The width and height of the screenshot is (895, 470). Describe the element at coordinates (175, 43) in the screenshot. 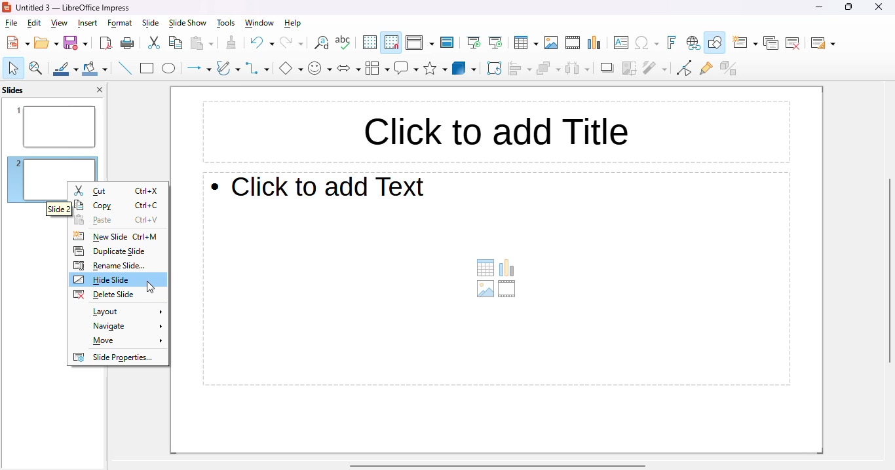

I see `copy` at that location.